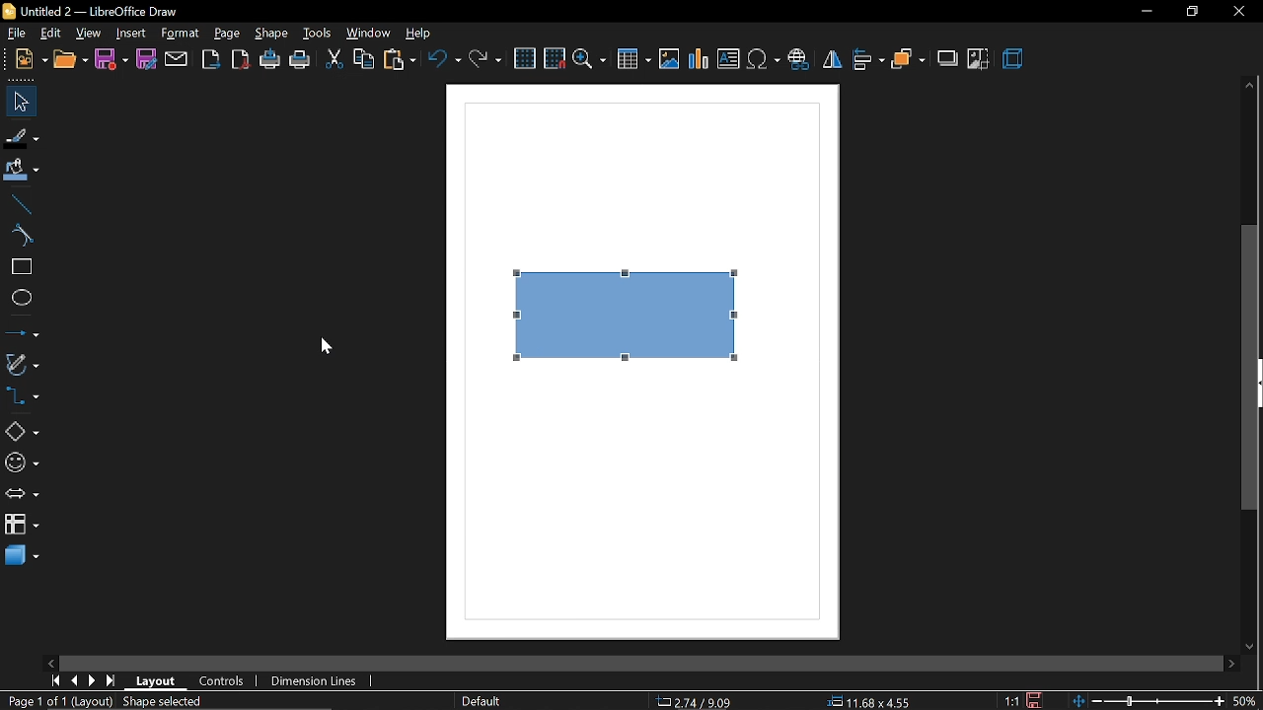  I want to click on lines and arrows, so click(22, 331).